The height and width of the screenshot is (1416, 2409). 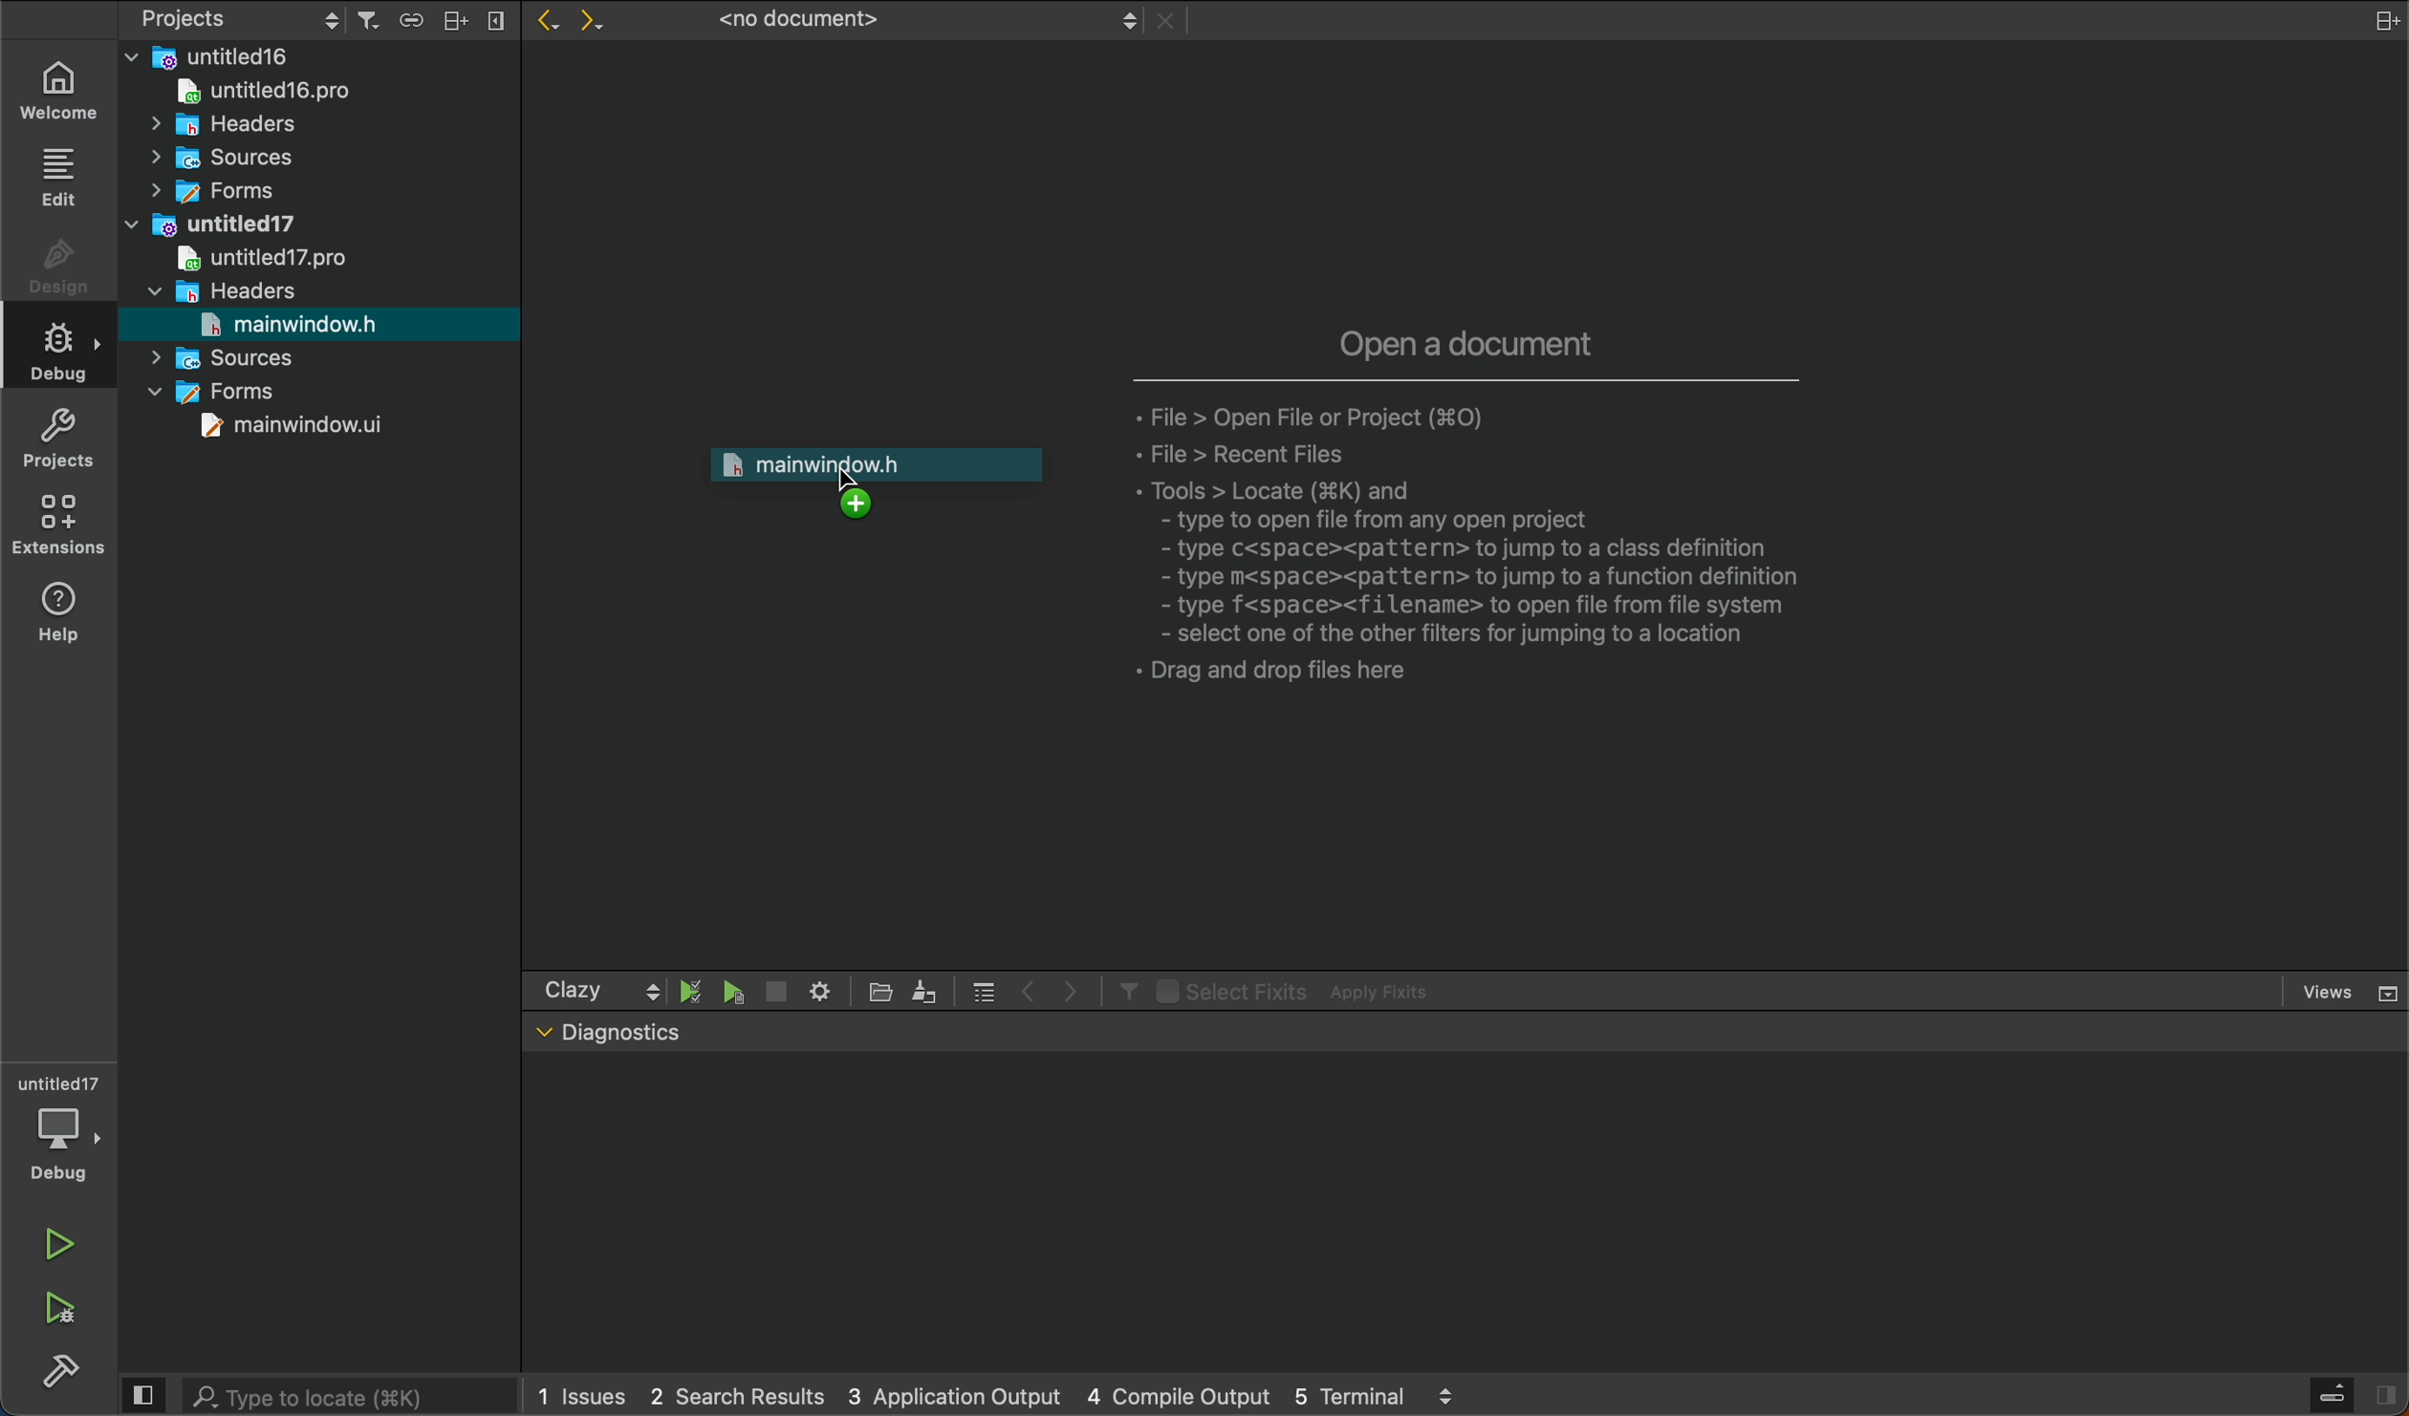 What do you see at coordinates (1465, 1212) in the screenshot?
I see `terminal` at bounding box center [1465, 1212].